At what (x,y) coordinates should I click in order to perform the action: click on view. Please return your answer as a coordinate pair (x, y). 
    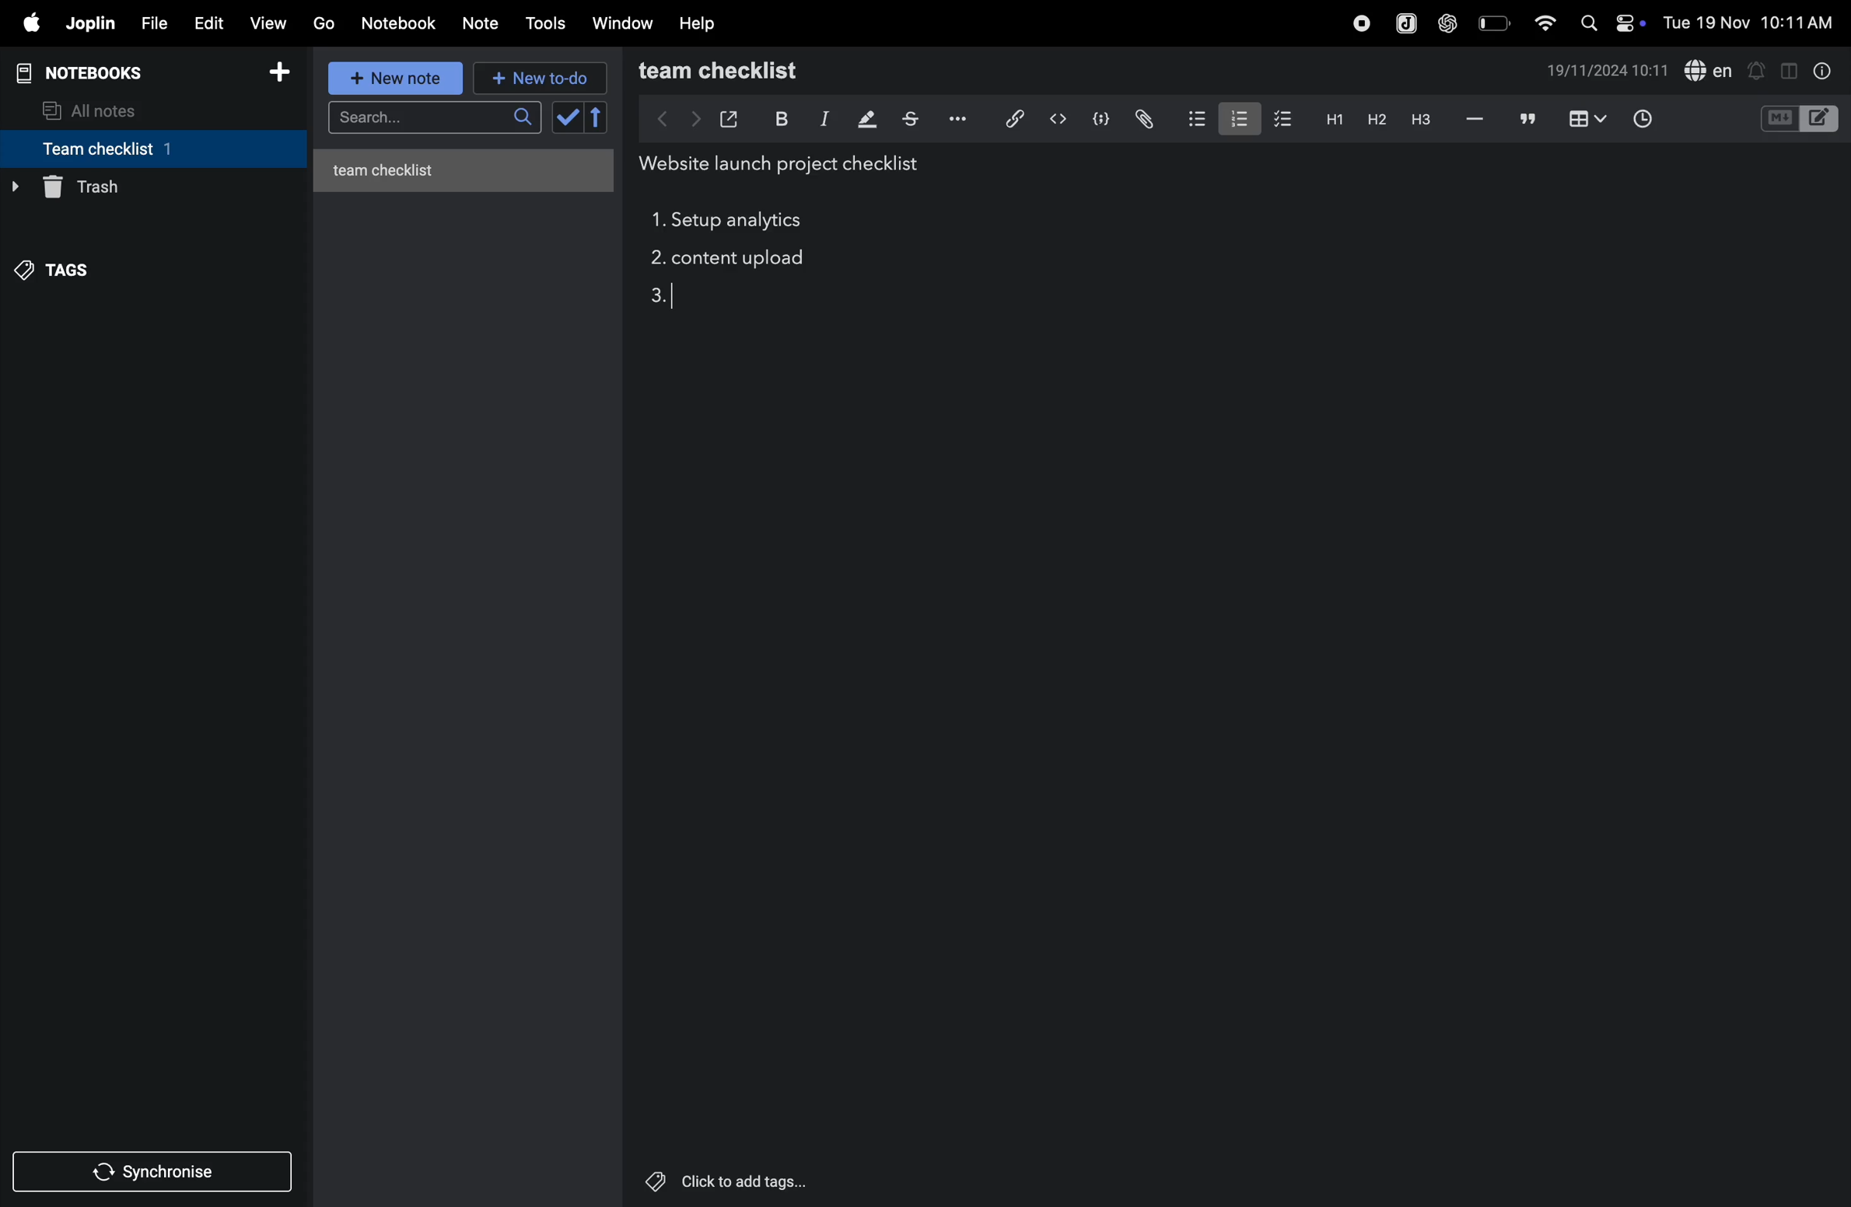
    Looking at the image, I should click on (271, 21).